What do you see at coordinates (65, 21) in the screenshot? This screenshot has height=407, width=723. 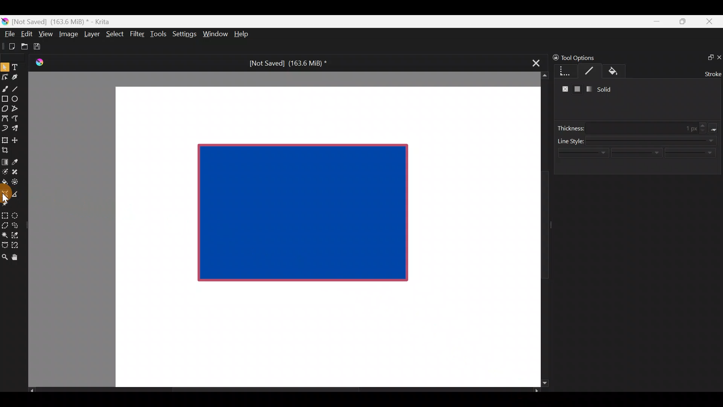 I see `[Not Saved] (163.6 MiB) * - Krita` at bounding box center [65, 21].